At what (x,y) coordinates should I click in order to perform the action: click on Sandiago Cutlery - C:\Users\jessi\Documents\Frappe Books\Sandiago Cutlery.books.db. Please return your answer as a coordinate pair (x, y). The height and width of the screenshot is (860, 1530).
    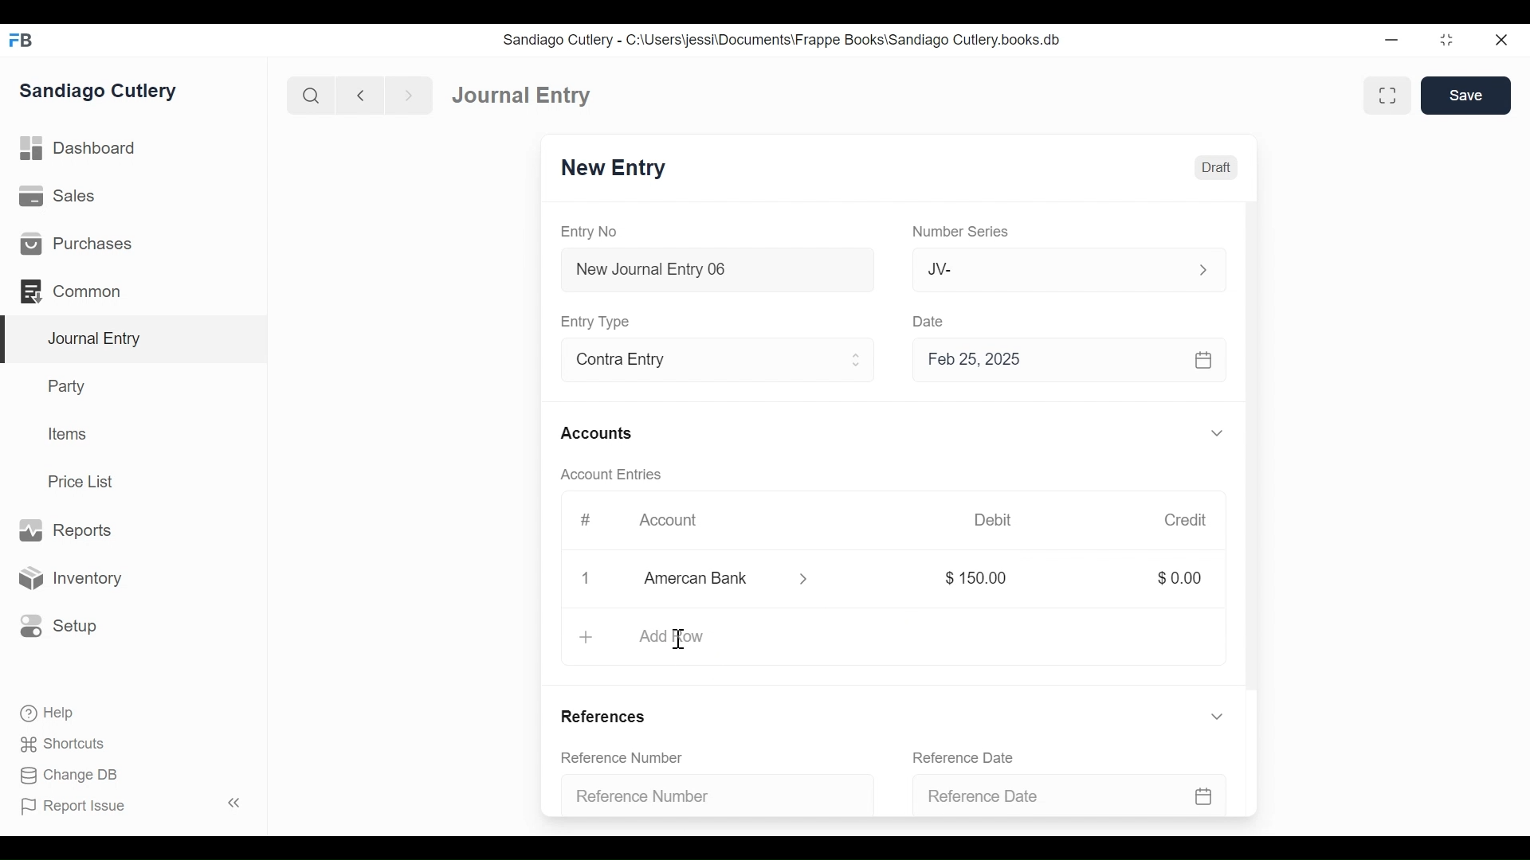
    Looking at the image, I should click on (783, 40).